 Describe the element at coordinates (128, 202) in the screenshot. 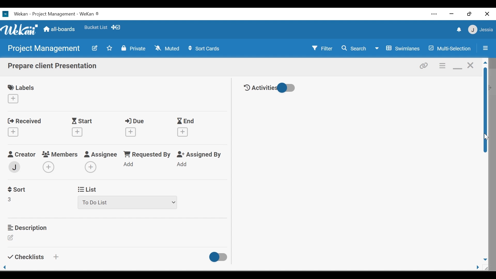

I see `List dropdown menu` at that location.